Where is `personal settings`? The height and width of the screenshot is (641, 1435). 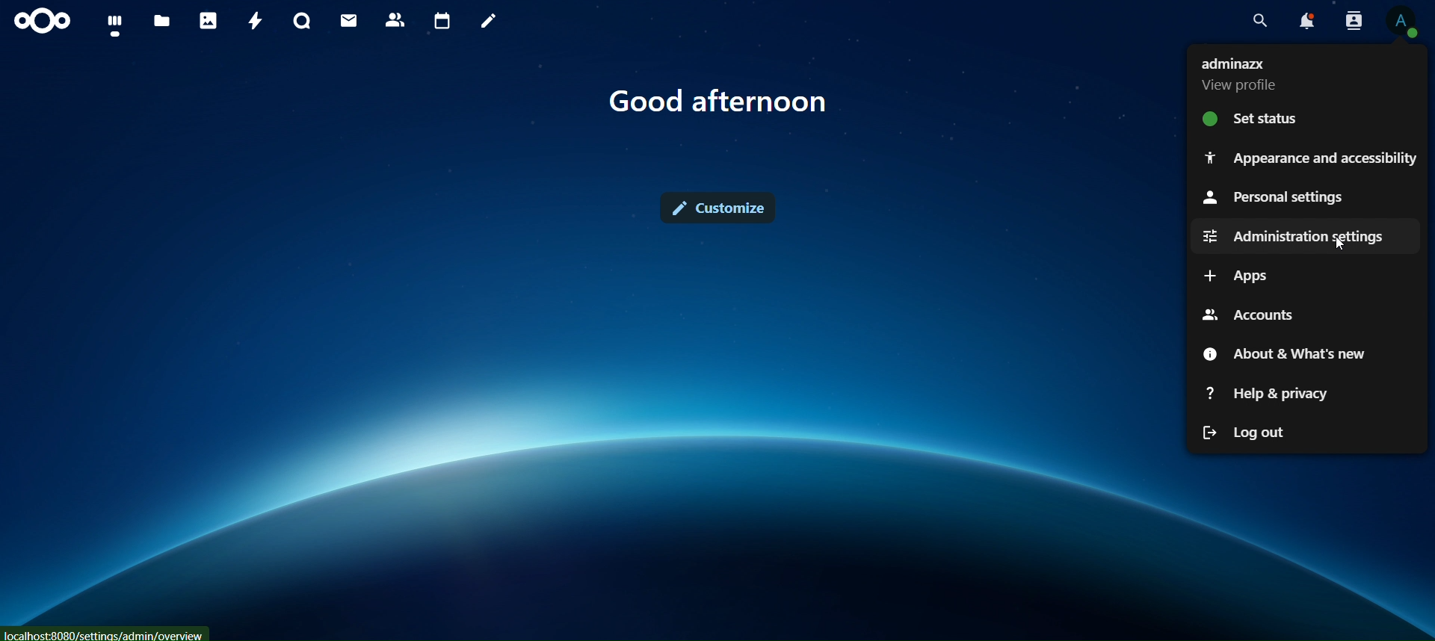 personal settings is located at coordinates (1281, 196).